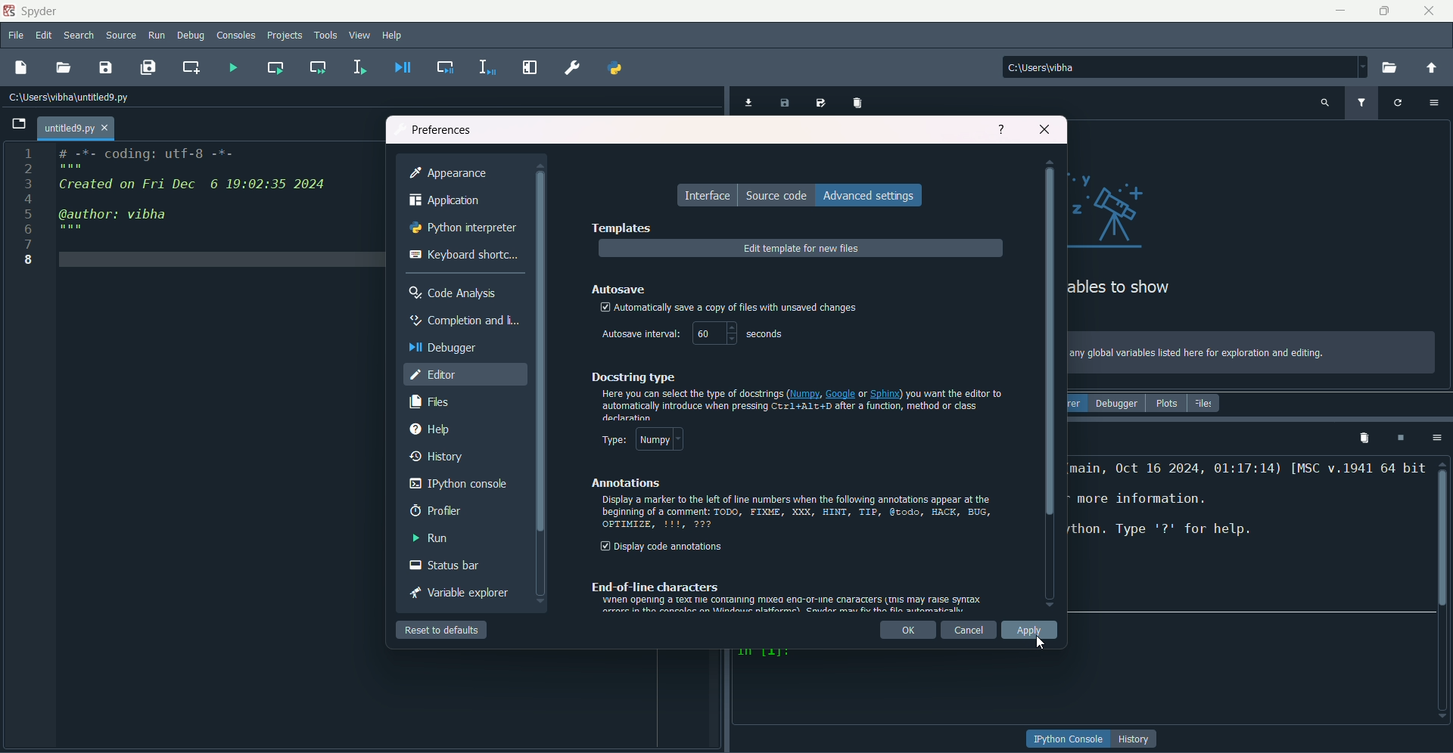 The width and height of the screenshot is (1453, 753). I want to click on text, so click(1198, 353).